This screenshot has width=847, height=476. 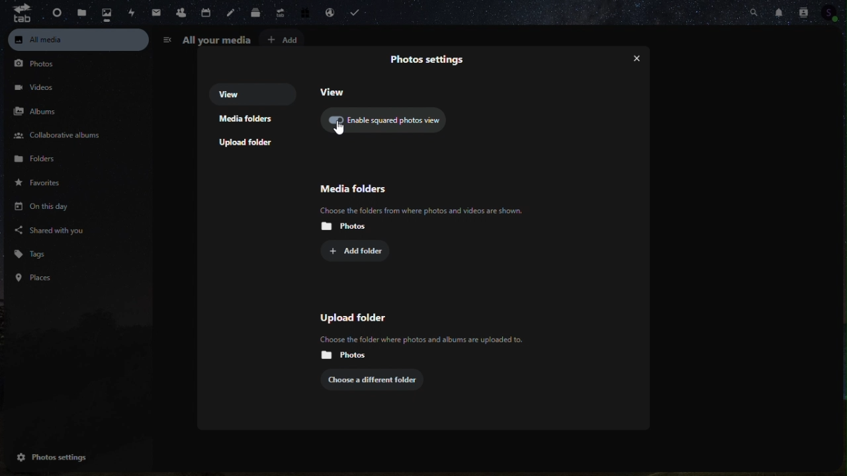 What do you see at coordinates (206, 40) in the screenshot?
I see `All your media` at bounding box center [206, 40].